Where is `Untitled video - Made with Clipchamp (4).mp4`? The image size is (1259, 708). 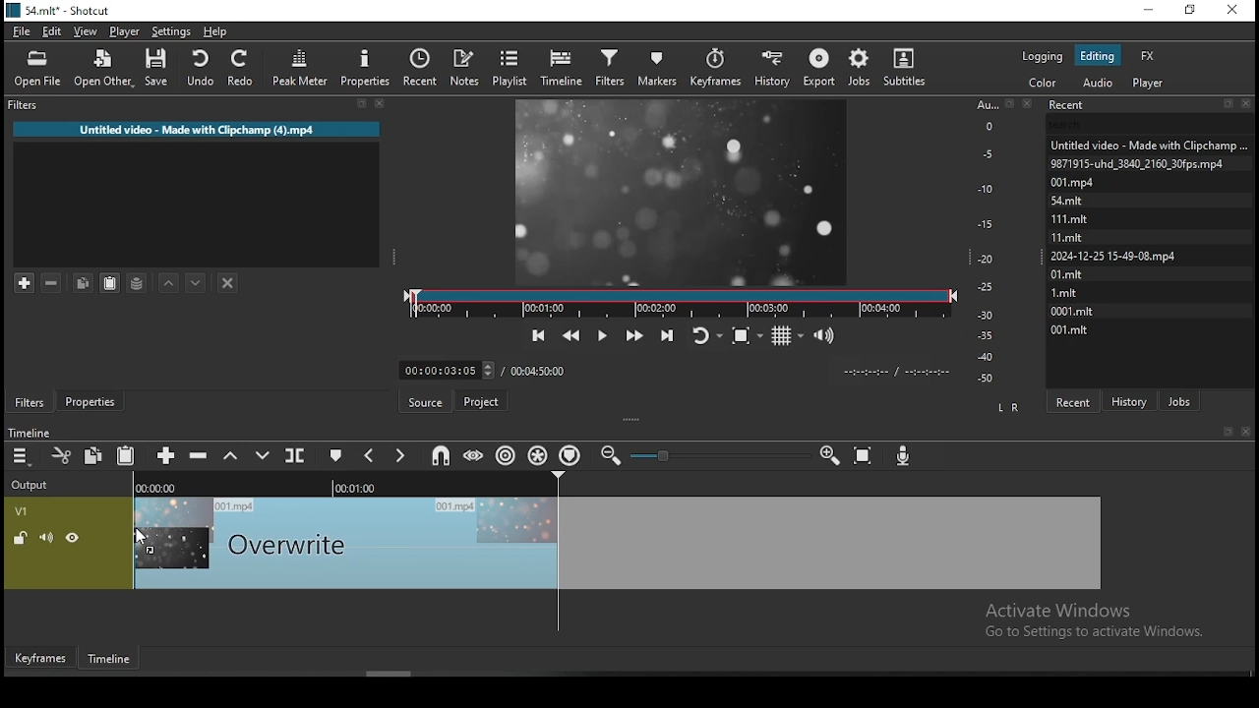 Untitled video - Made with Clipchamp (4).mp4 is located at coordinates (200, 127).